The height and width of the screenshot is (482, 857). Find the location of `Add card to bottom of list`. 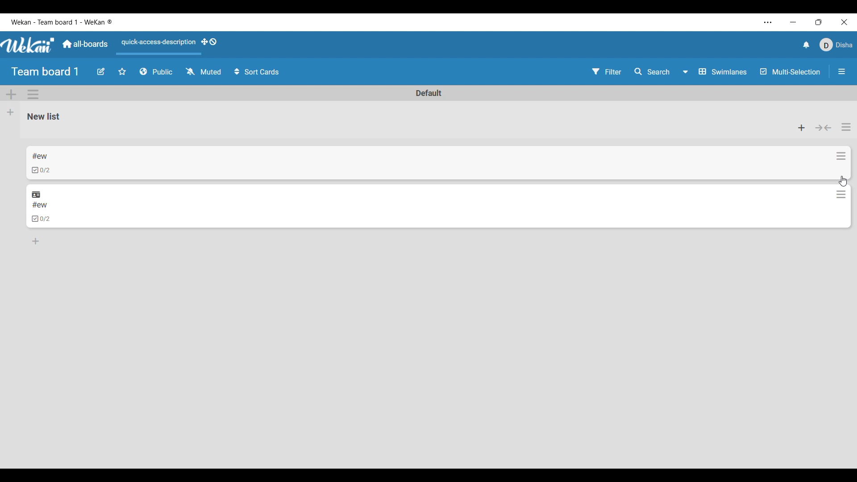

Add card to bottom of list is located at coordinates (36, 242).